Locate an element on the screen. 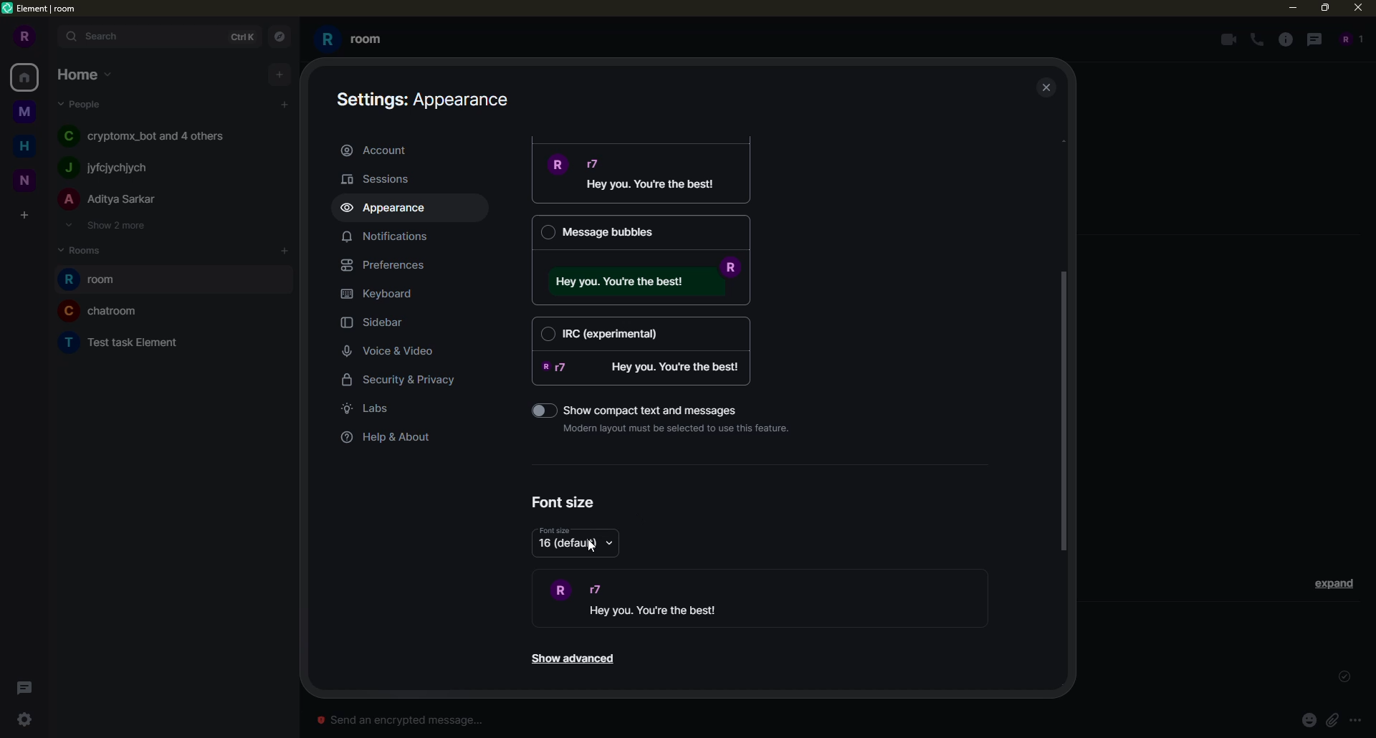 The width and height of the screenshot is (1376, 738). element is located at coordinates (42, 9).